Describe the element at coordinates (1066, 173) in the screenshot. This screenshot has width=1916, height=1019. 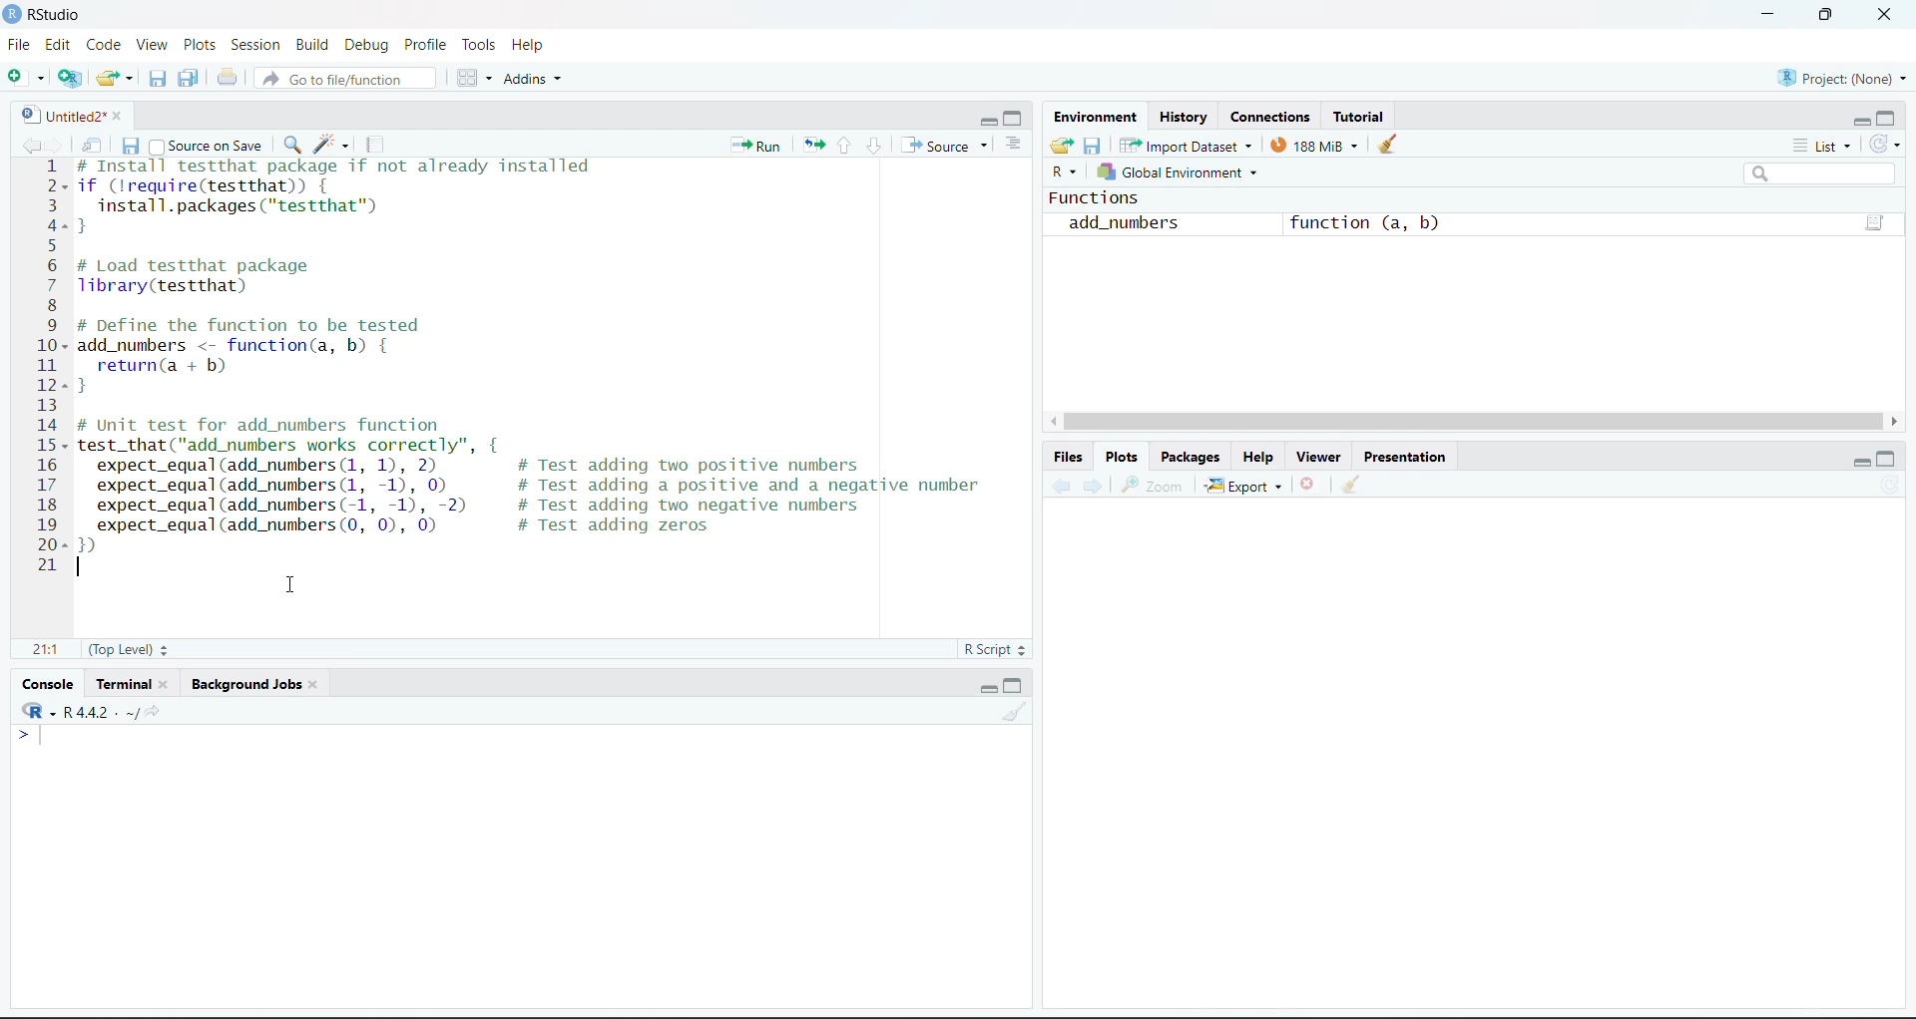
I see `R` at that location.